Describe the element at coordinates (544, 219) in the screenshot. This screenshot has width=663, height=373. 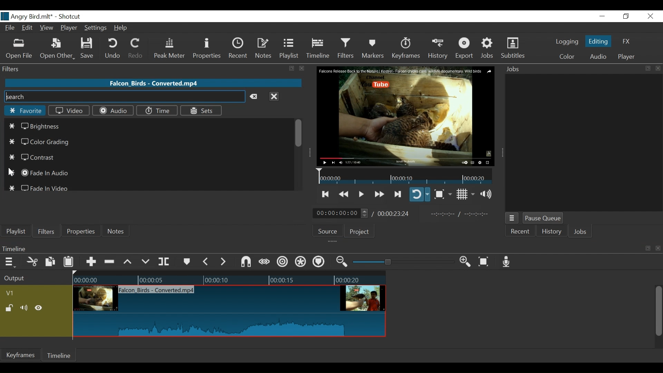
I see `Pause Queue` at that location.